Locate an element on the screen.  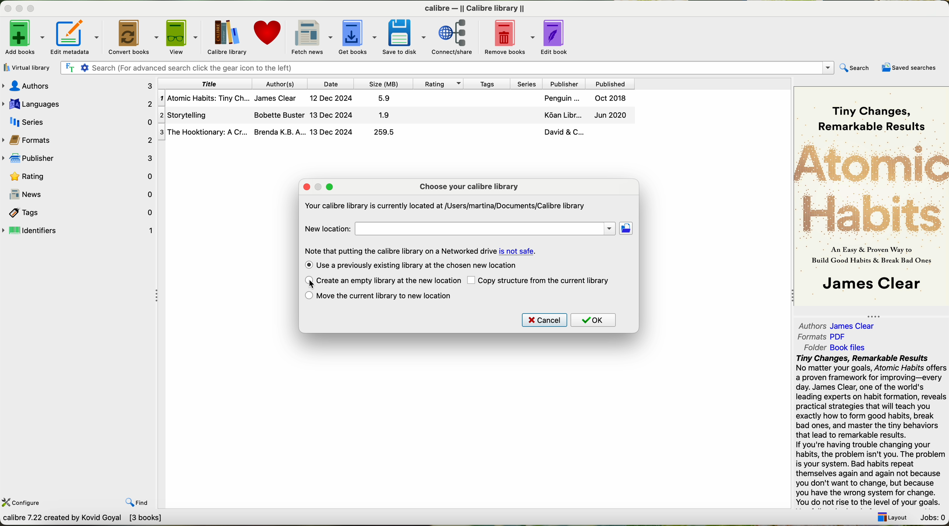
Third Book The Hooktionary is located at coordinates (396, 133).